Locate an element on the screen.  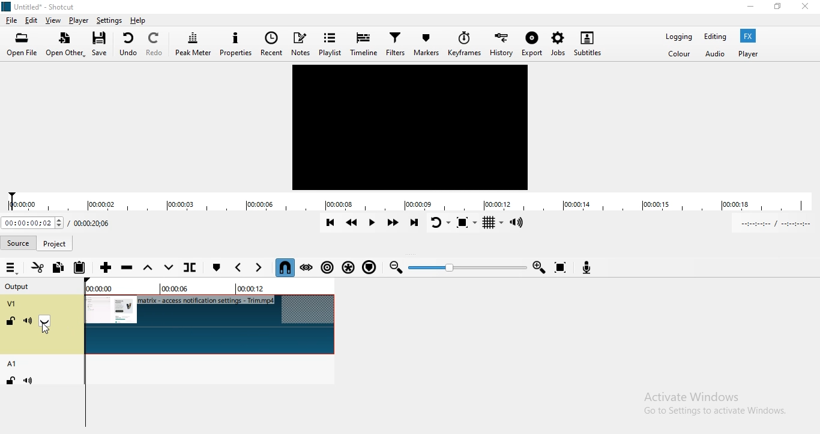
Open file  is located at coordinates (23, 45).